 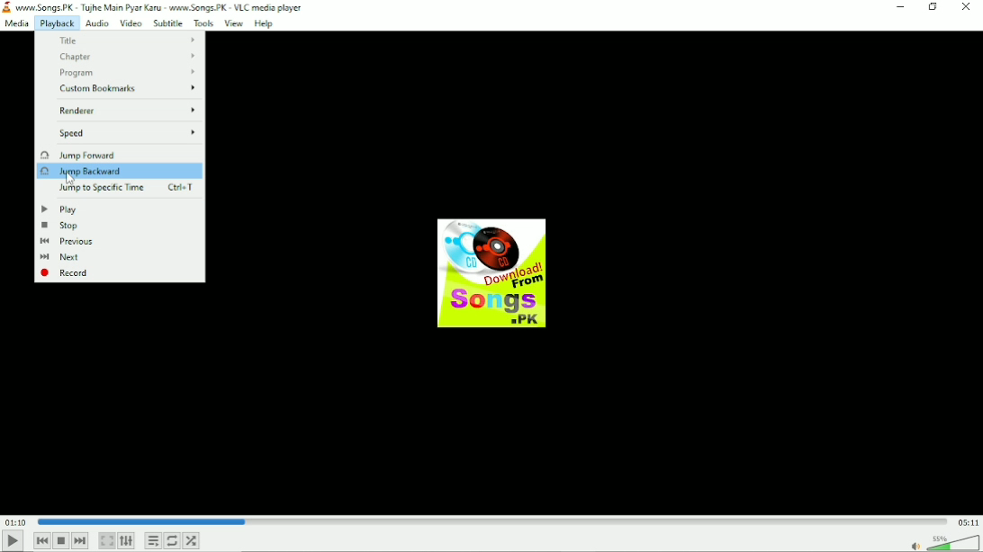 I want to click on Jump backward, so click(x=88, y=172).